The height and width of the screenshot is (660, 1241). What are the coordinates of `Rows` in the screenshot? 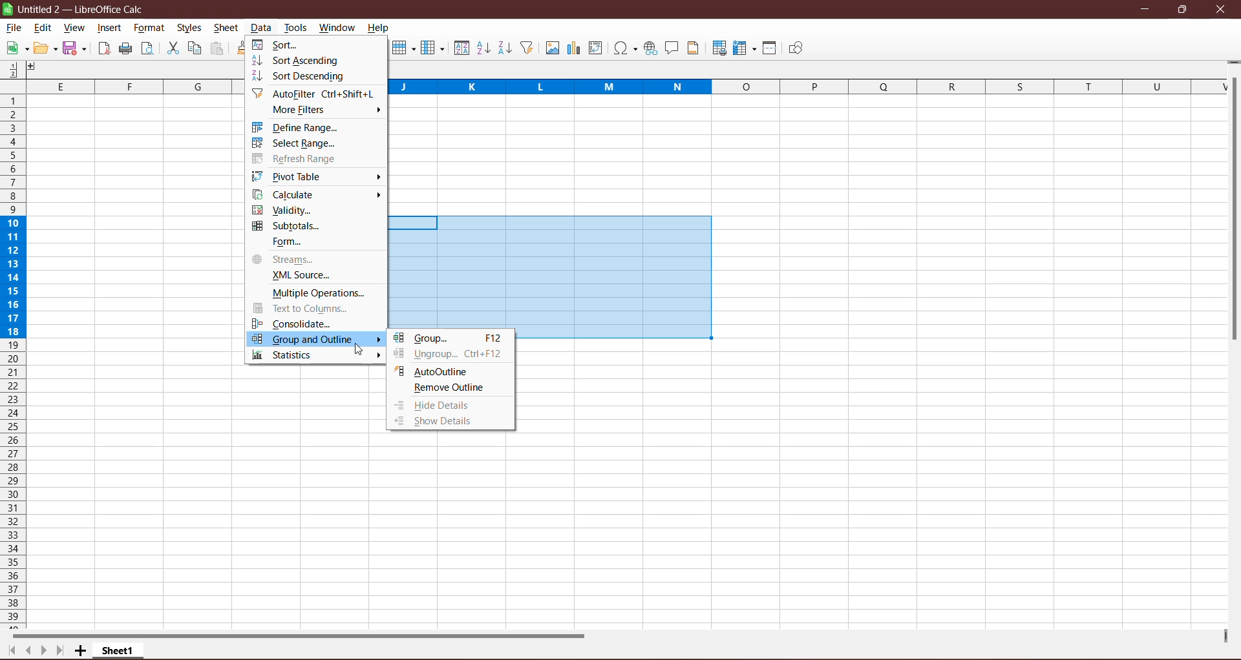 It's located at (402, 49).